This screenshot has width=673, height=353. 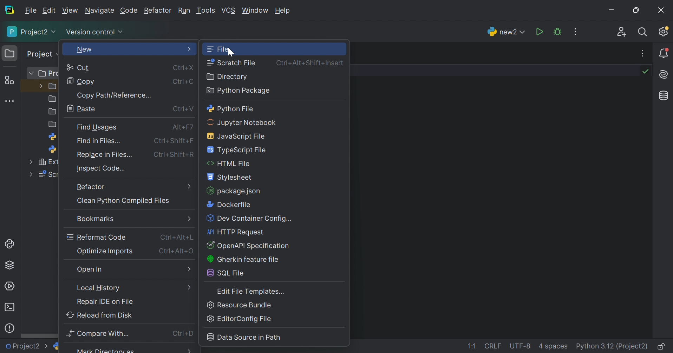 What do you see at coordinates (240, 305) in the screenshot?
I see `Resource bundle` at bounding box center [240, 305].